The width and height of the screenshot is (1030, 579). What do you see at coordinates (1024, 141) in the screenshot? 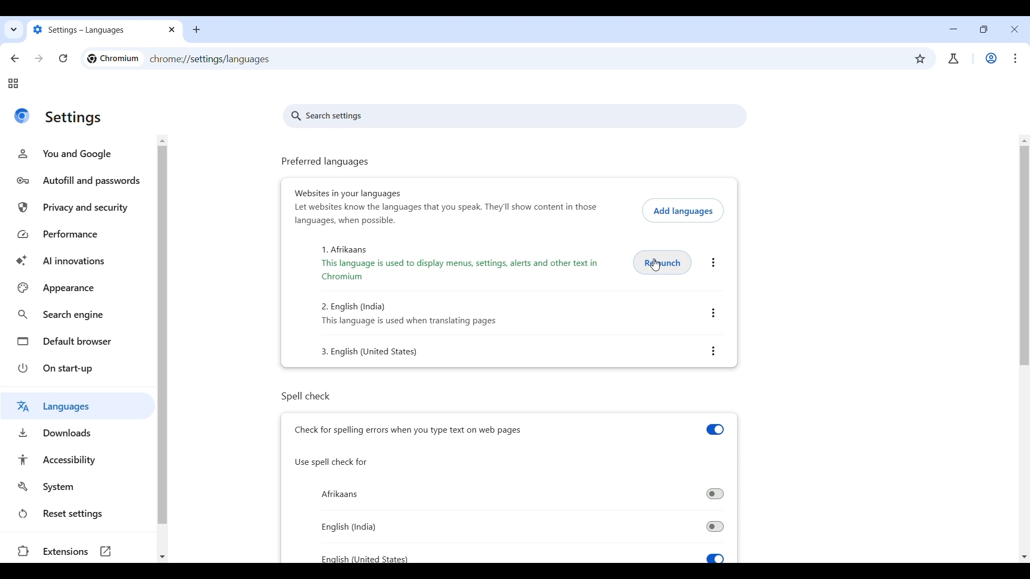
I see `Quick slide to top` at bounding box center [1024, 141].